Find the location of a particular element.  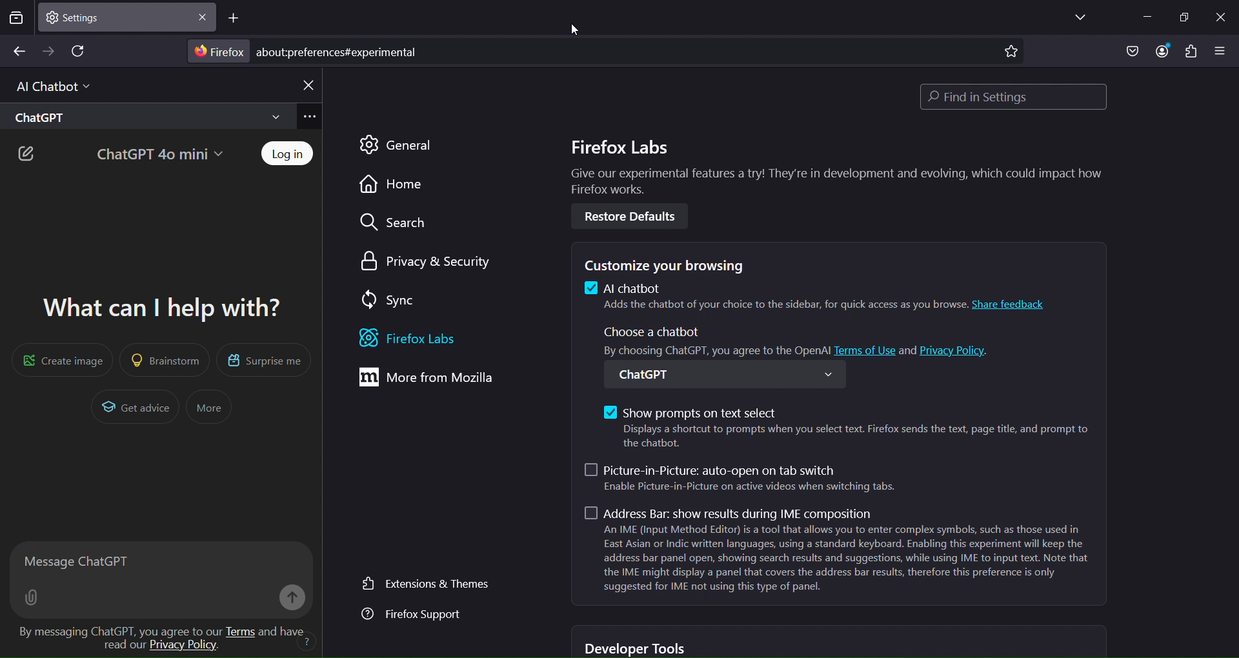

What can | help with? is located at coordinates (156, 304).